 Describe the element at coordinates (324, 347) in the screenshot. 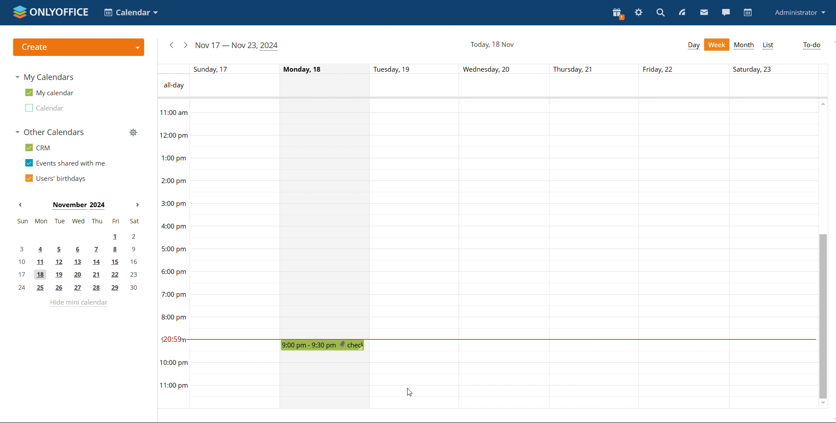

I see `check-in meeting set` at that location.